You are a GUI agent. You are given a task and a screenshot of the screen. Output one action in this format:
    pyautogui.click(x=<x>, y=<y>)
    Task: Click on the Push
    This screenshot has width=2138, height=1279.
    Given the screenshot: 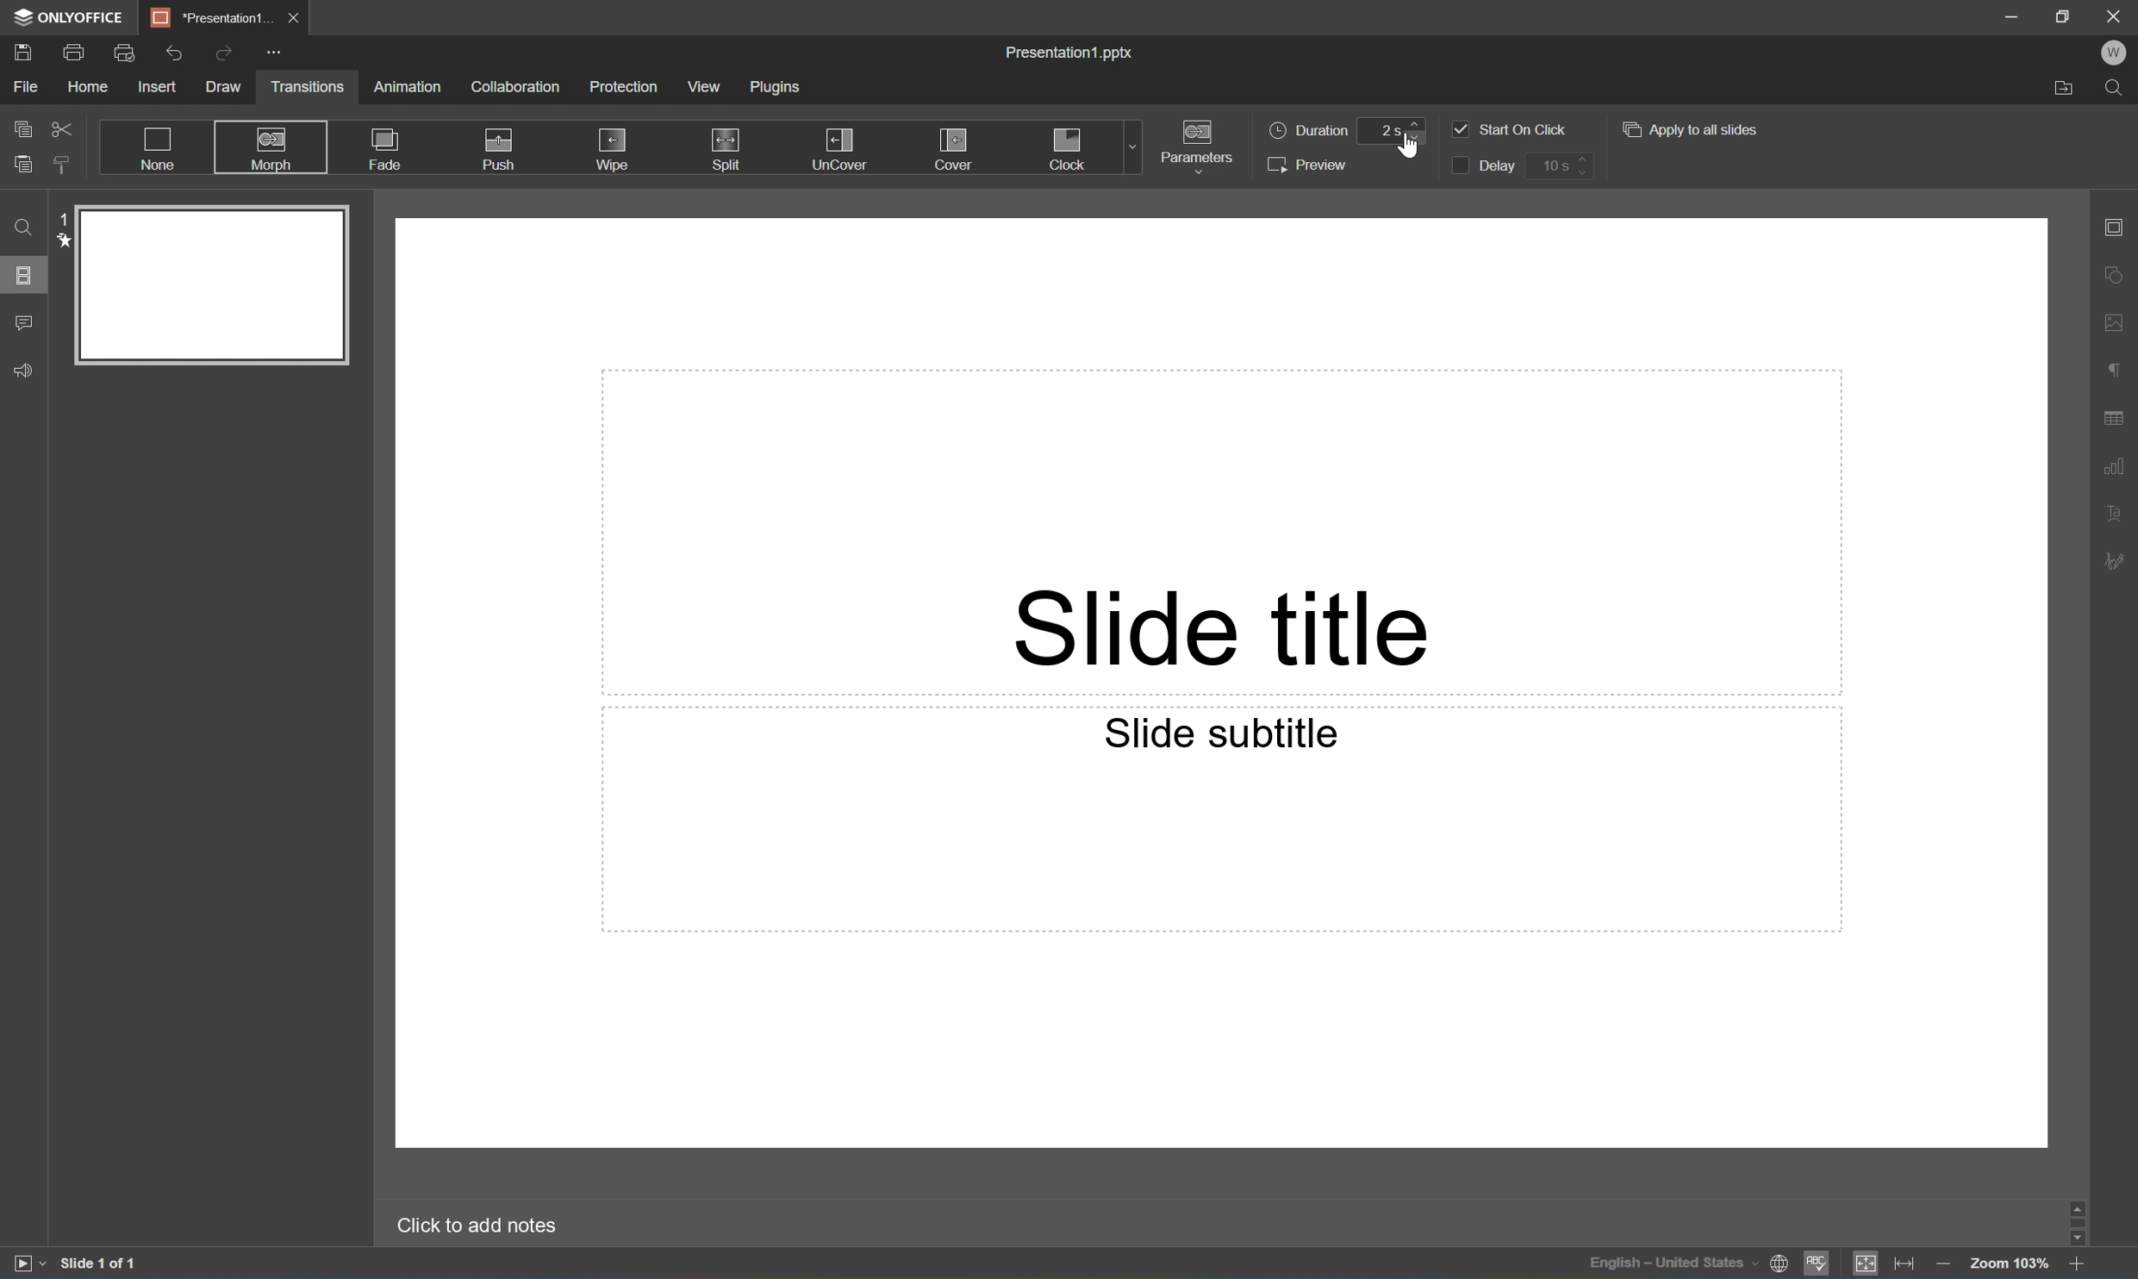 What is the action you would take?
    pyautogui.click(x=496, y=151)
    